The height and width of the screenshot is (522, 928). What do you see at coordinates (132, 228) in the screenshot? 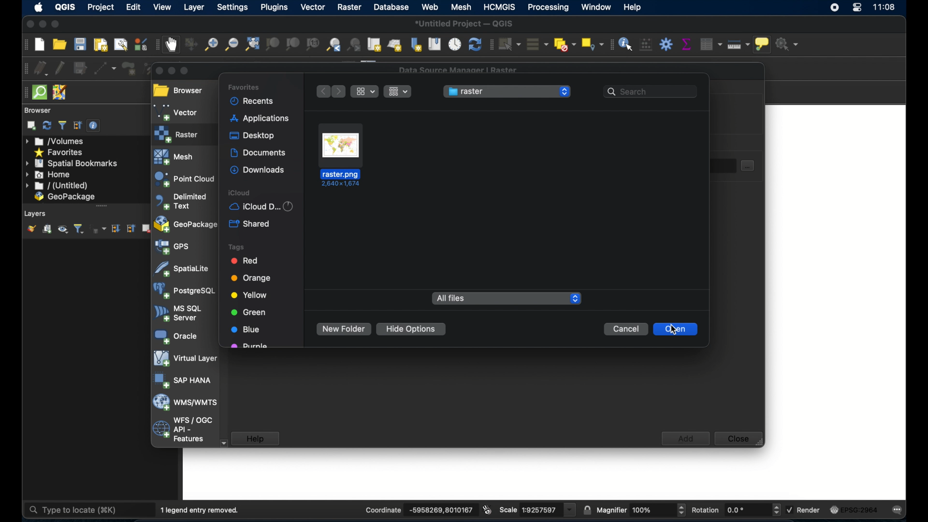
I see `collapse all` at bounding box center [132, 228].